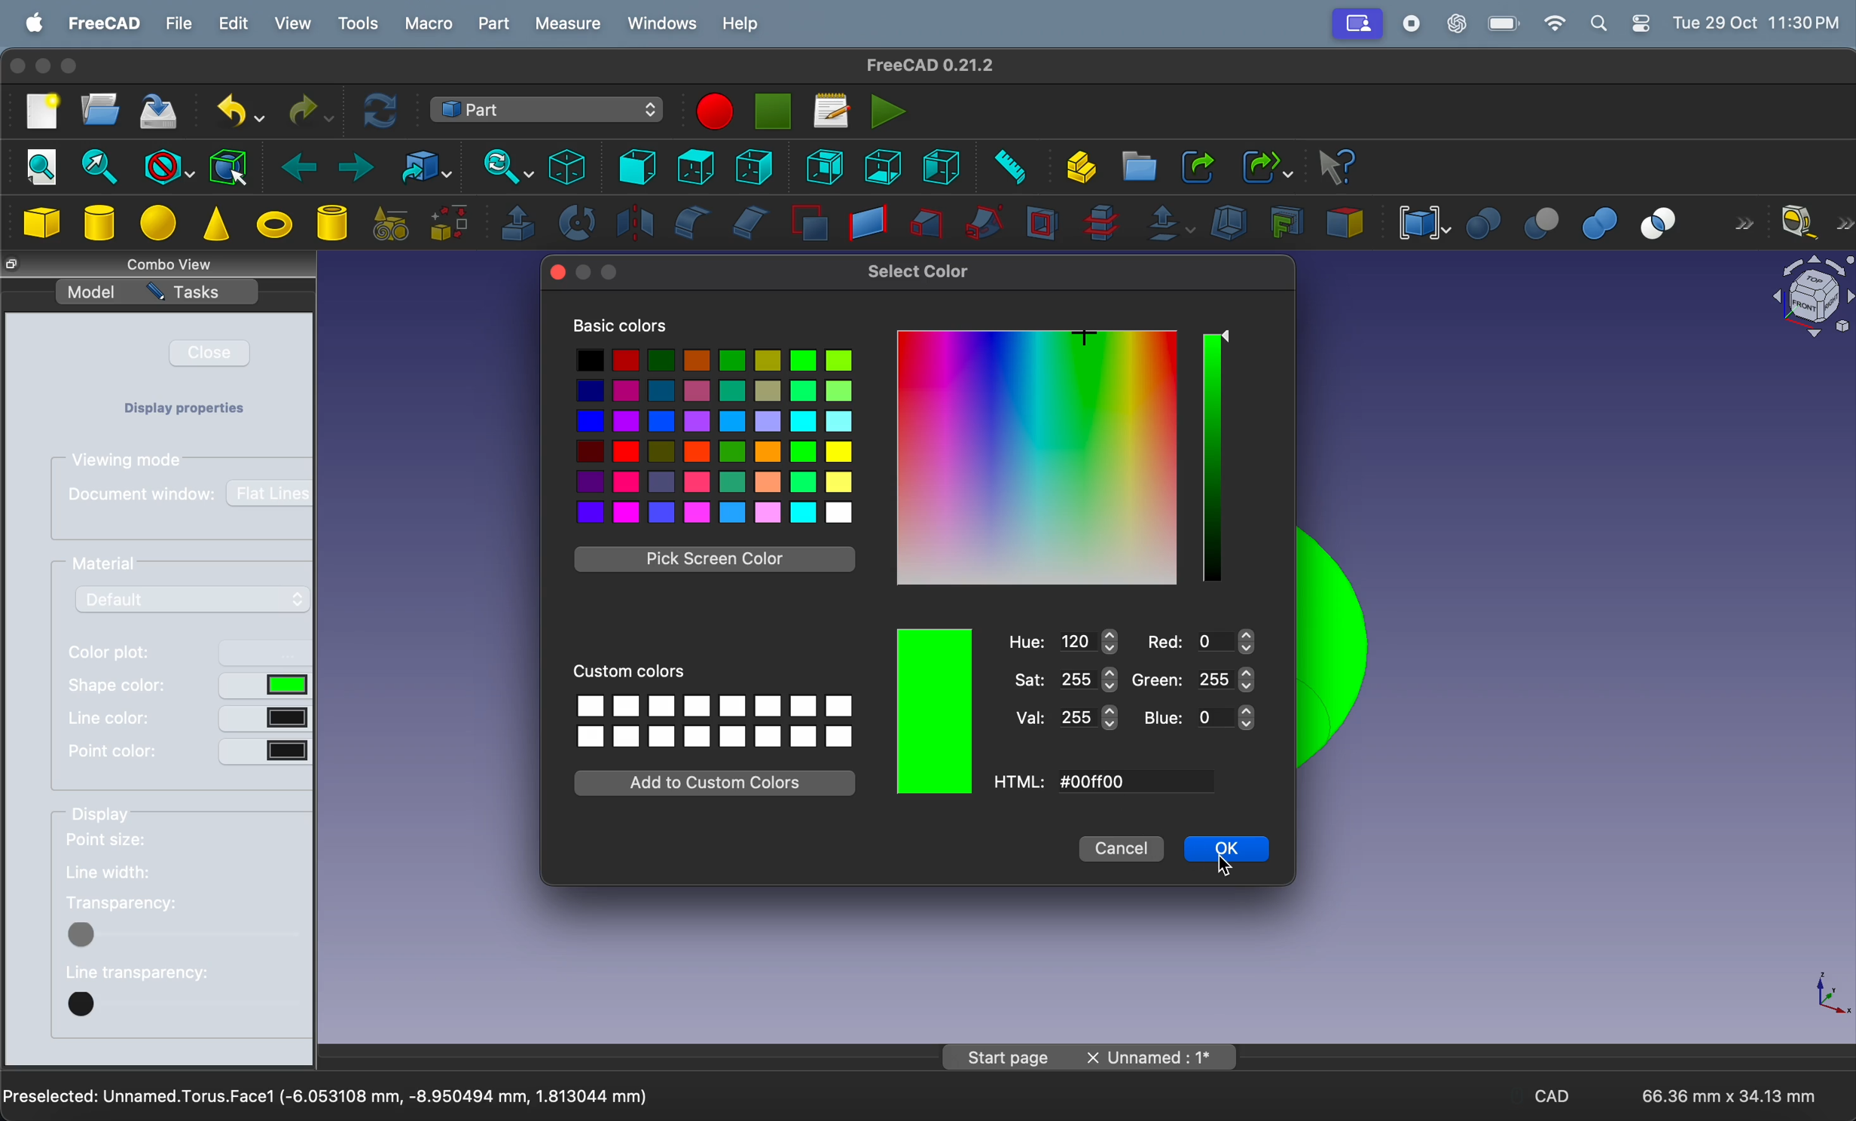 Image resolution: width=1856 pixels, height=1121 pixels. I want to click on maximize, so click(609, 272).